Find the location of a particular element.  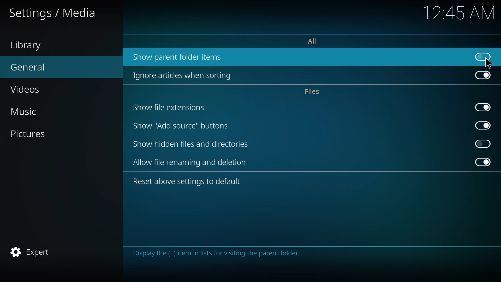

music is located at coordinates (30, 110).